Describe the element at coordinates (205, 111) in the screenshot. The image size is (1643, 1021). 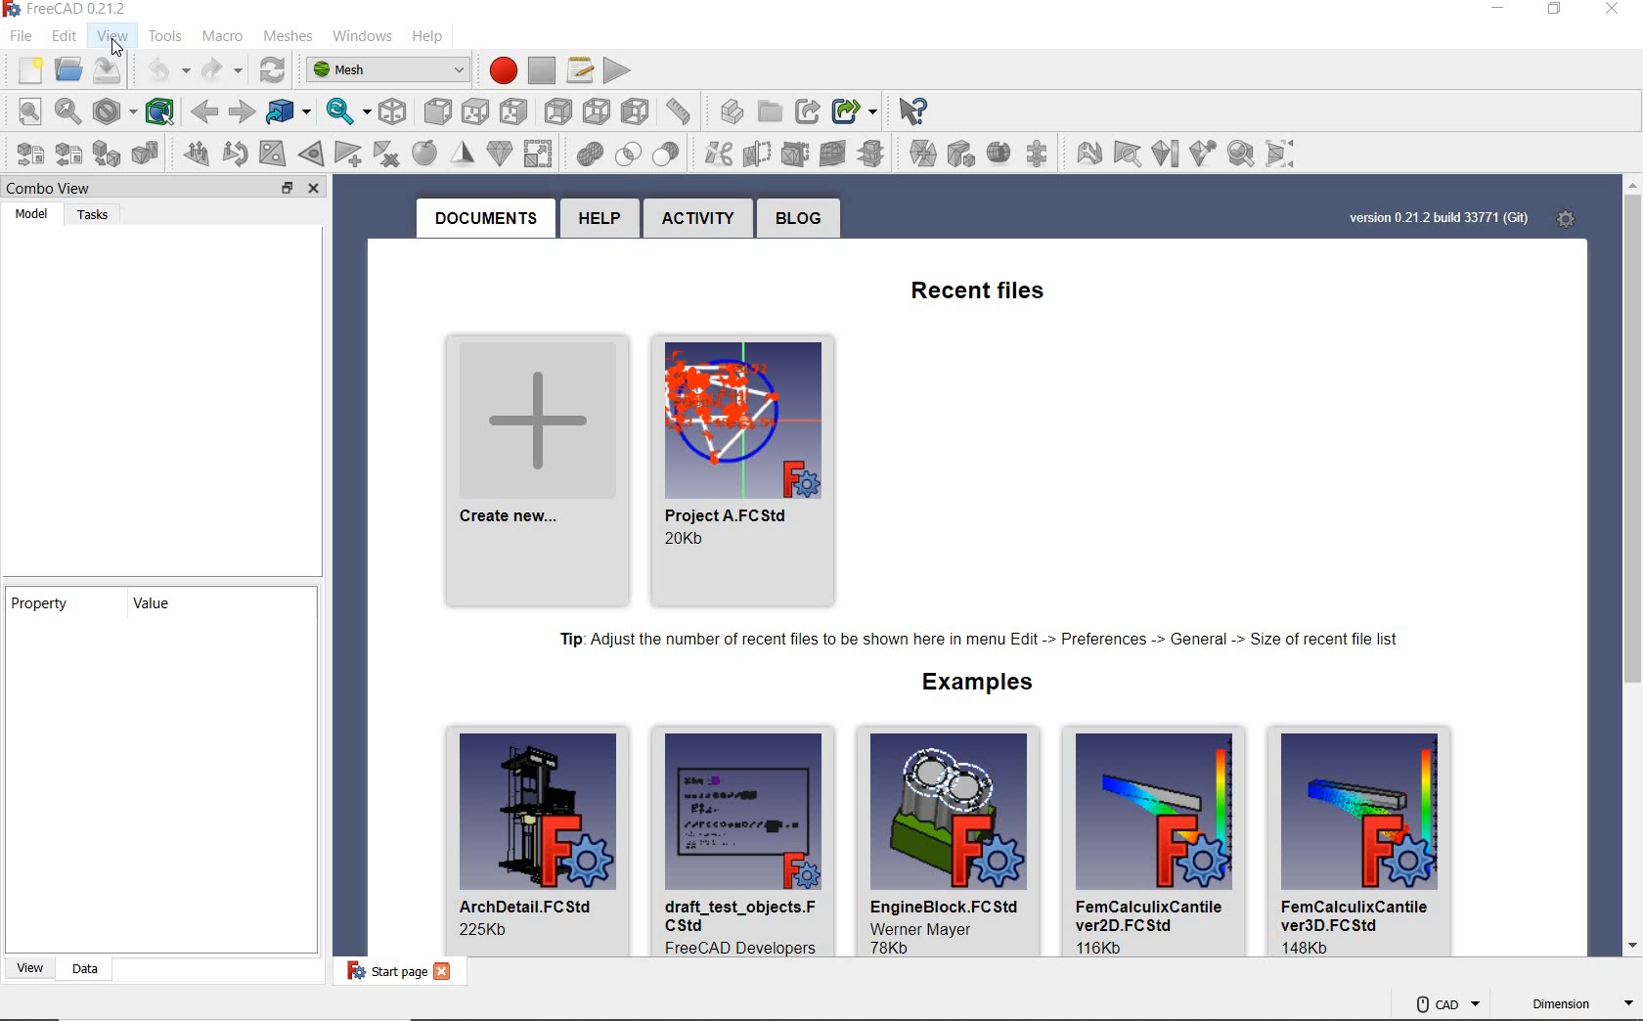
I see `back` at that location.